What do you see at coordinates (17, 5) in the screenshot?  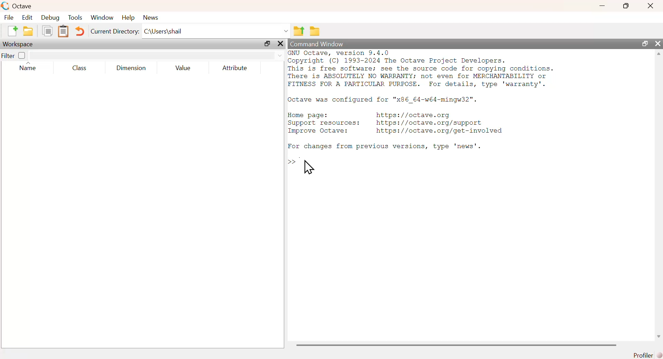 I see `octave` at bounding box center [17, 5].